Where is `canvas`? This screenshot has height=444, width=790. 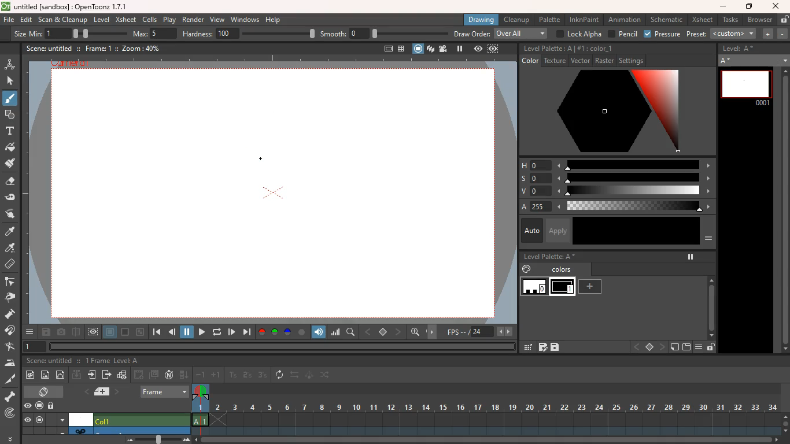 canvas is located at coordinates (275, 194).